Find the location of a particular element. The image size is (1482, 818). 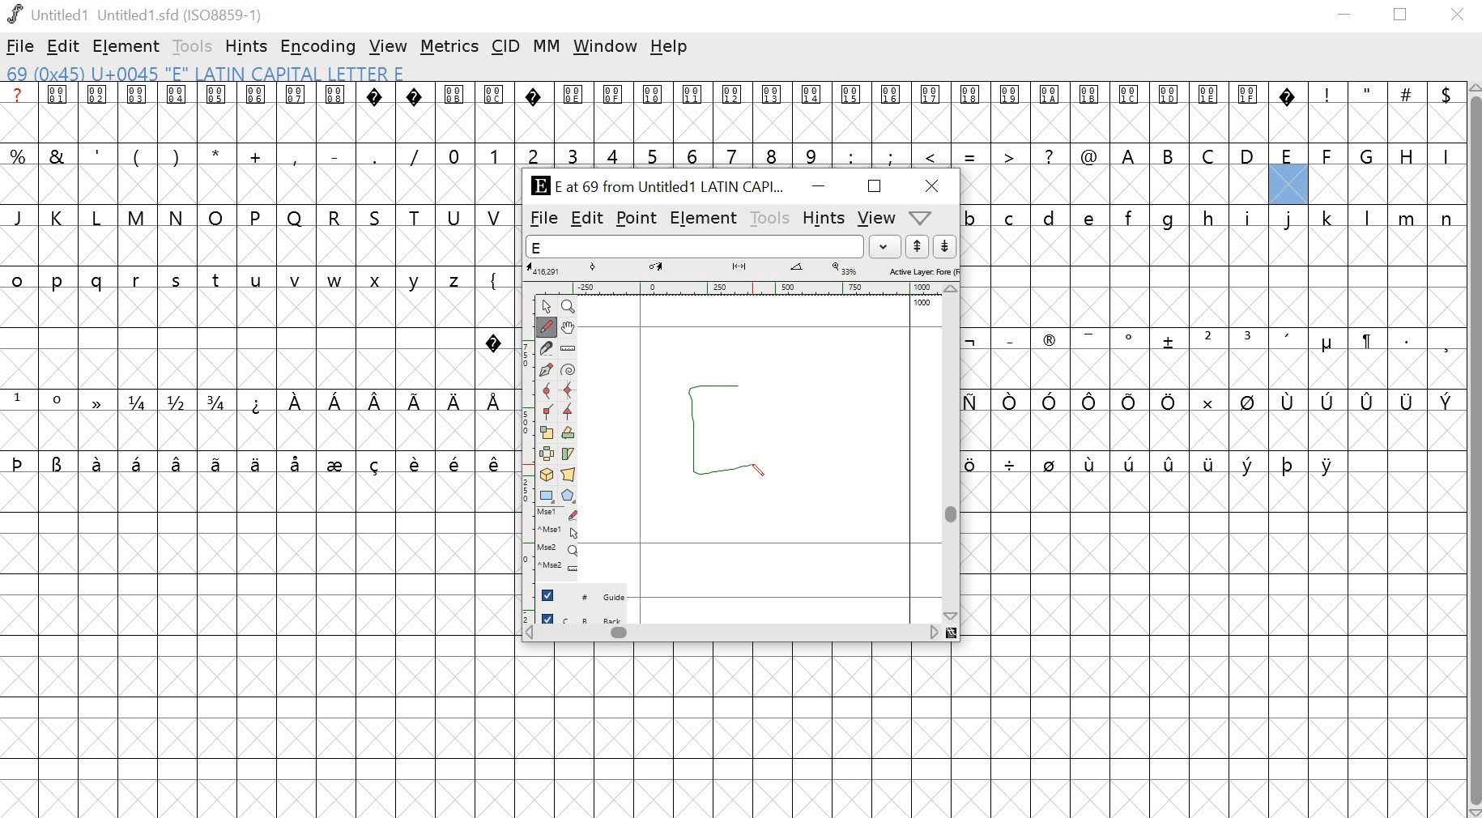

Ruler is located at coordinates (569, 347).